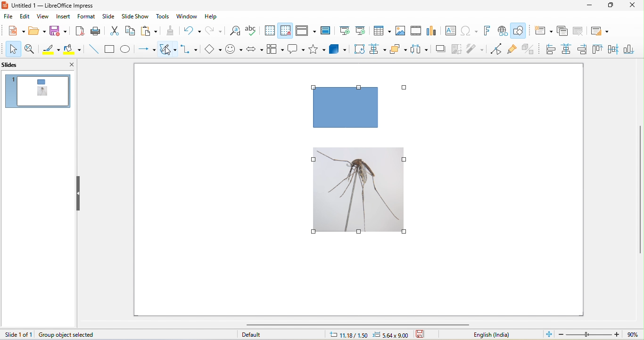 This screenshot has height=340, width=644. What do you see at coordinates (37, 31) in the screenshot?
I see `open` at bounding box center [37, 31].